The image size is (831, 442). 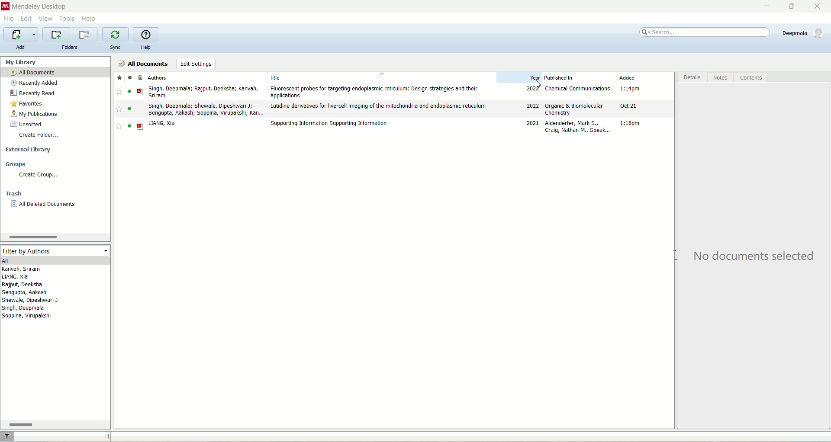 What do you see at coordinates (803, 32) in the screenshot?
I see `account` at bounding box center [803, 32].